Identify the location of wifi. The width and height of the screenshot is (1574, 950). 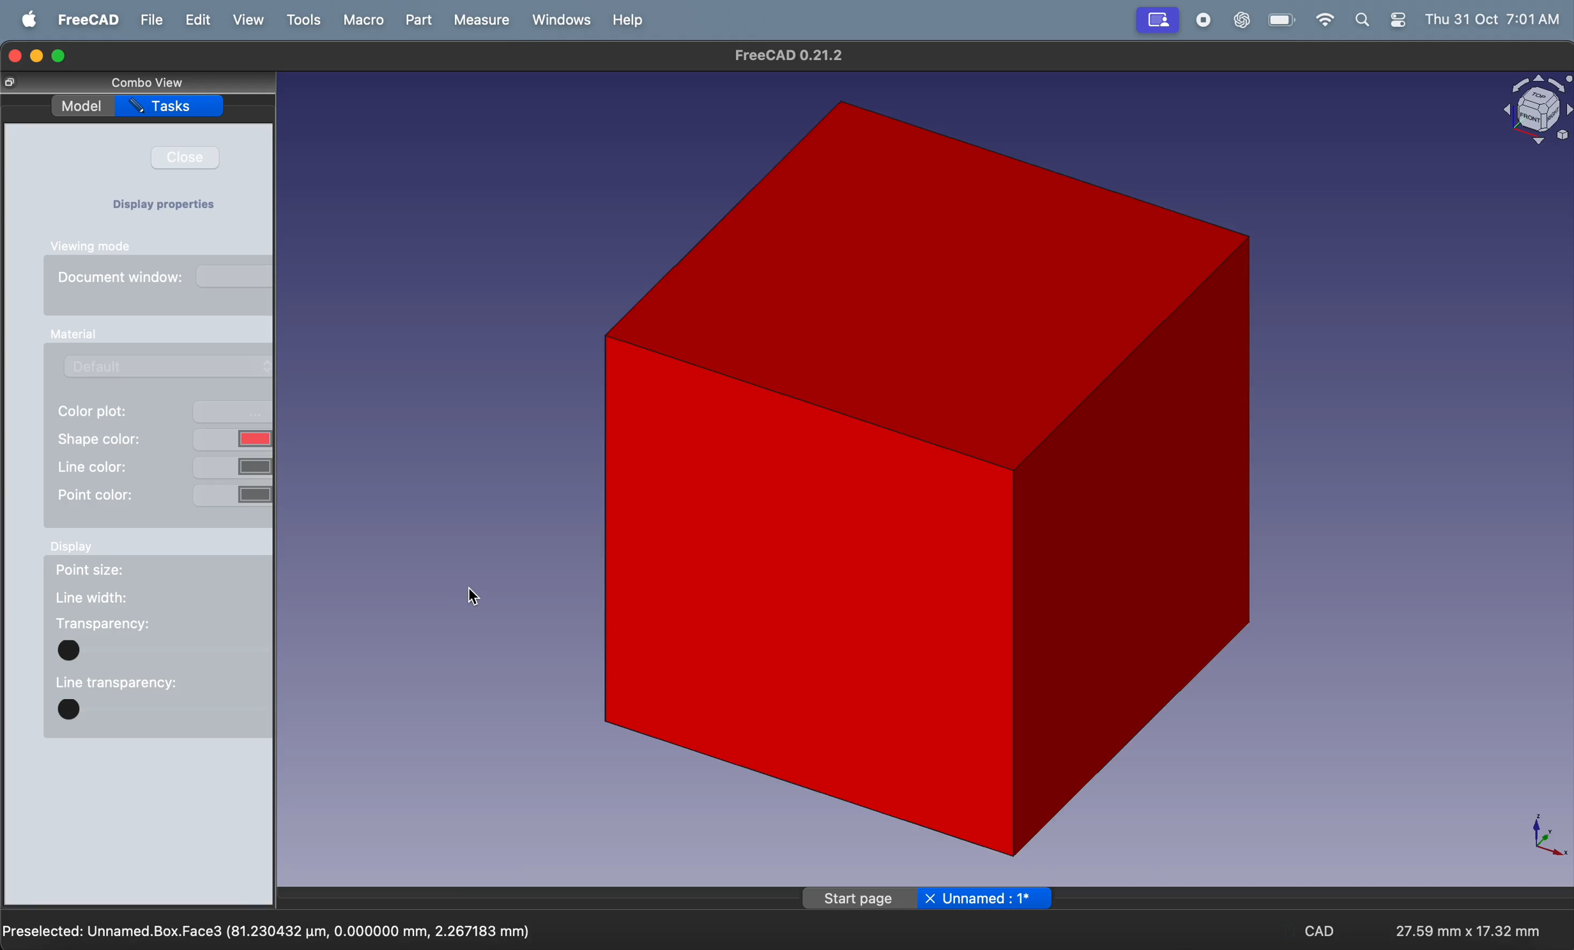
(1320, 20).